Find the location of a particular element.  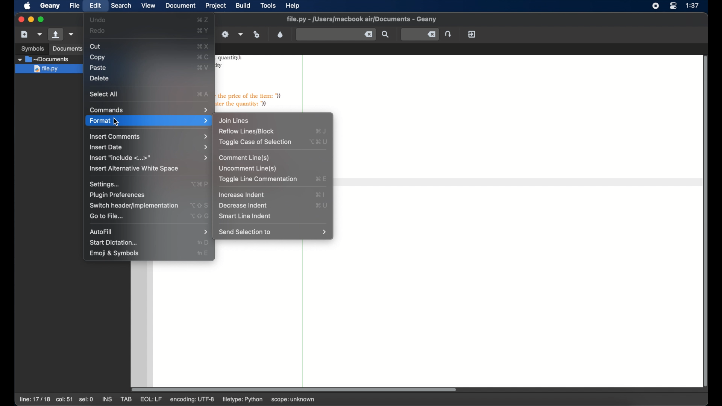

start dictation is located at coordinates (113, 243).